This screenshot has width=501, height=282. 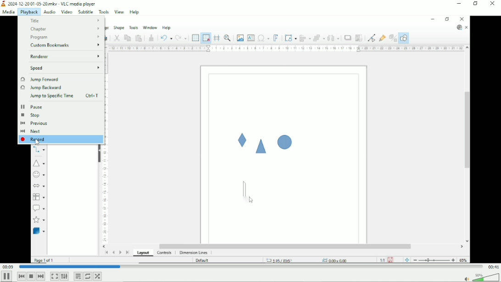 I want to click on Audio, so click(x=49, y=12).